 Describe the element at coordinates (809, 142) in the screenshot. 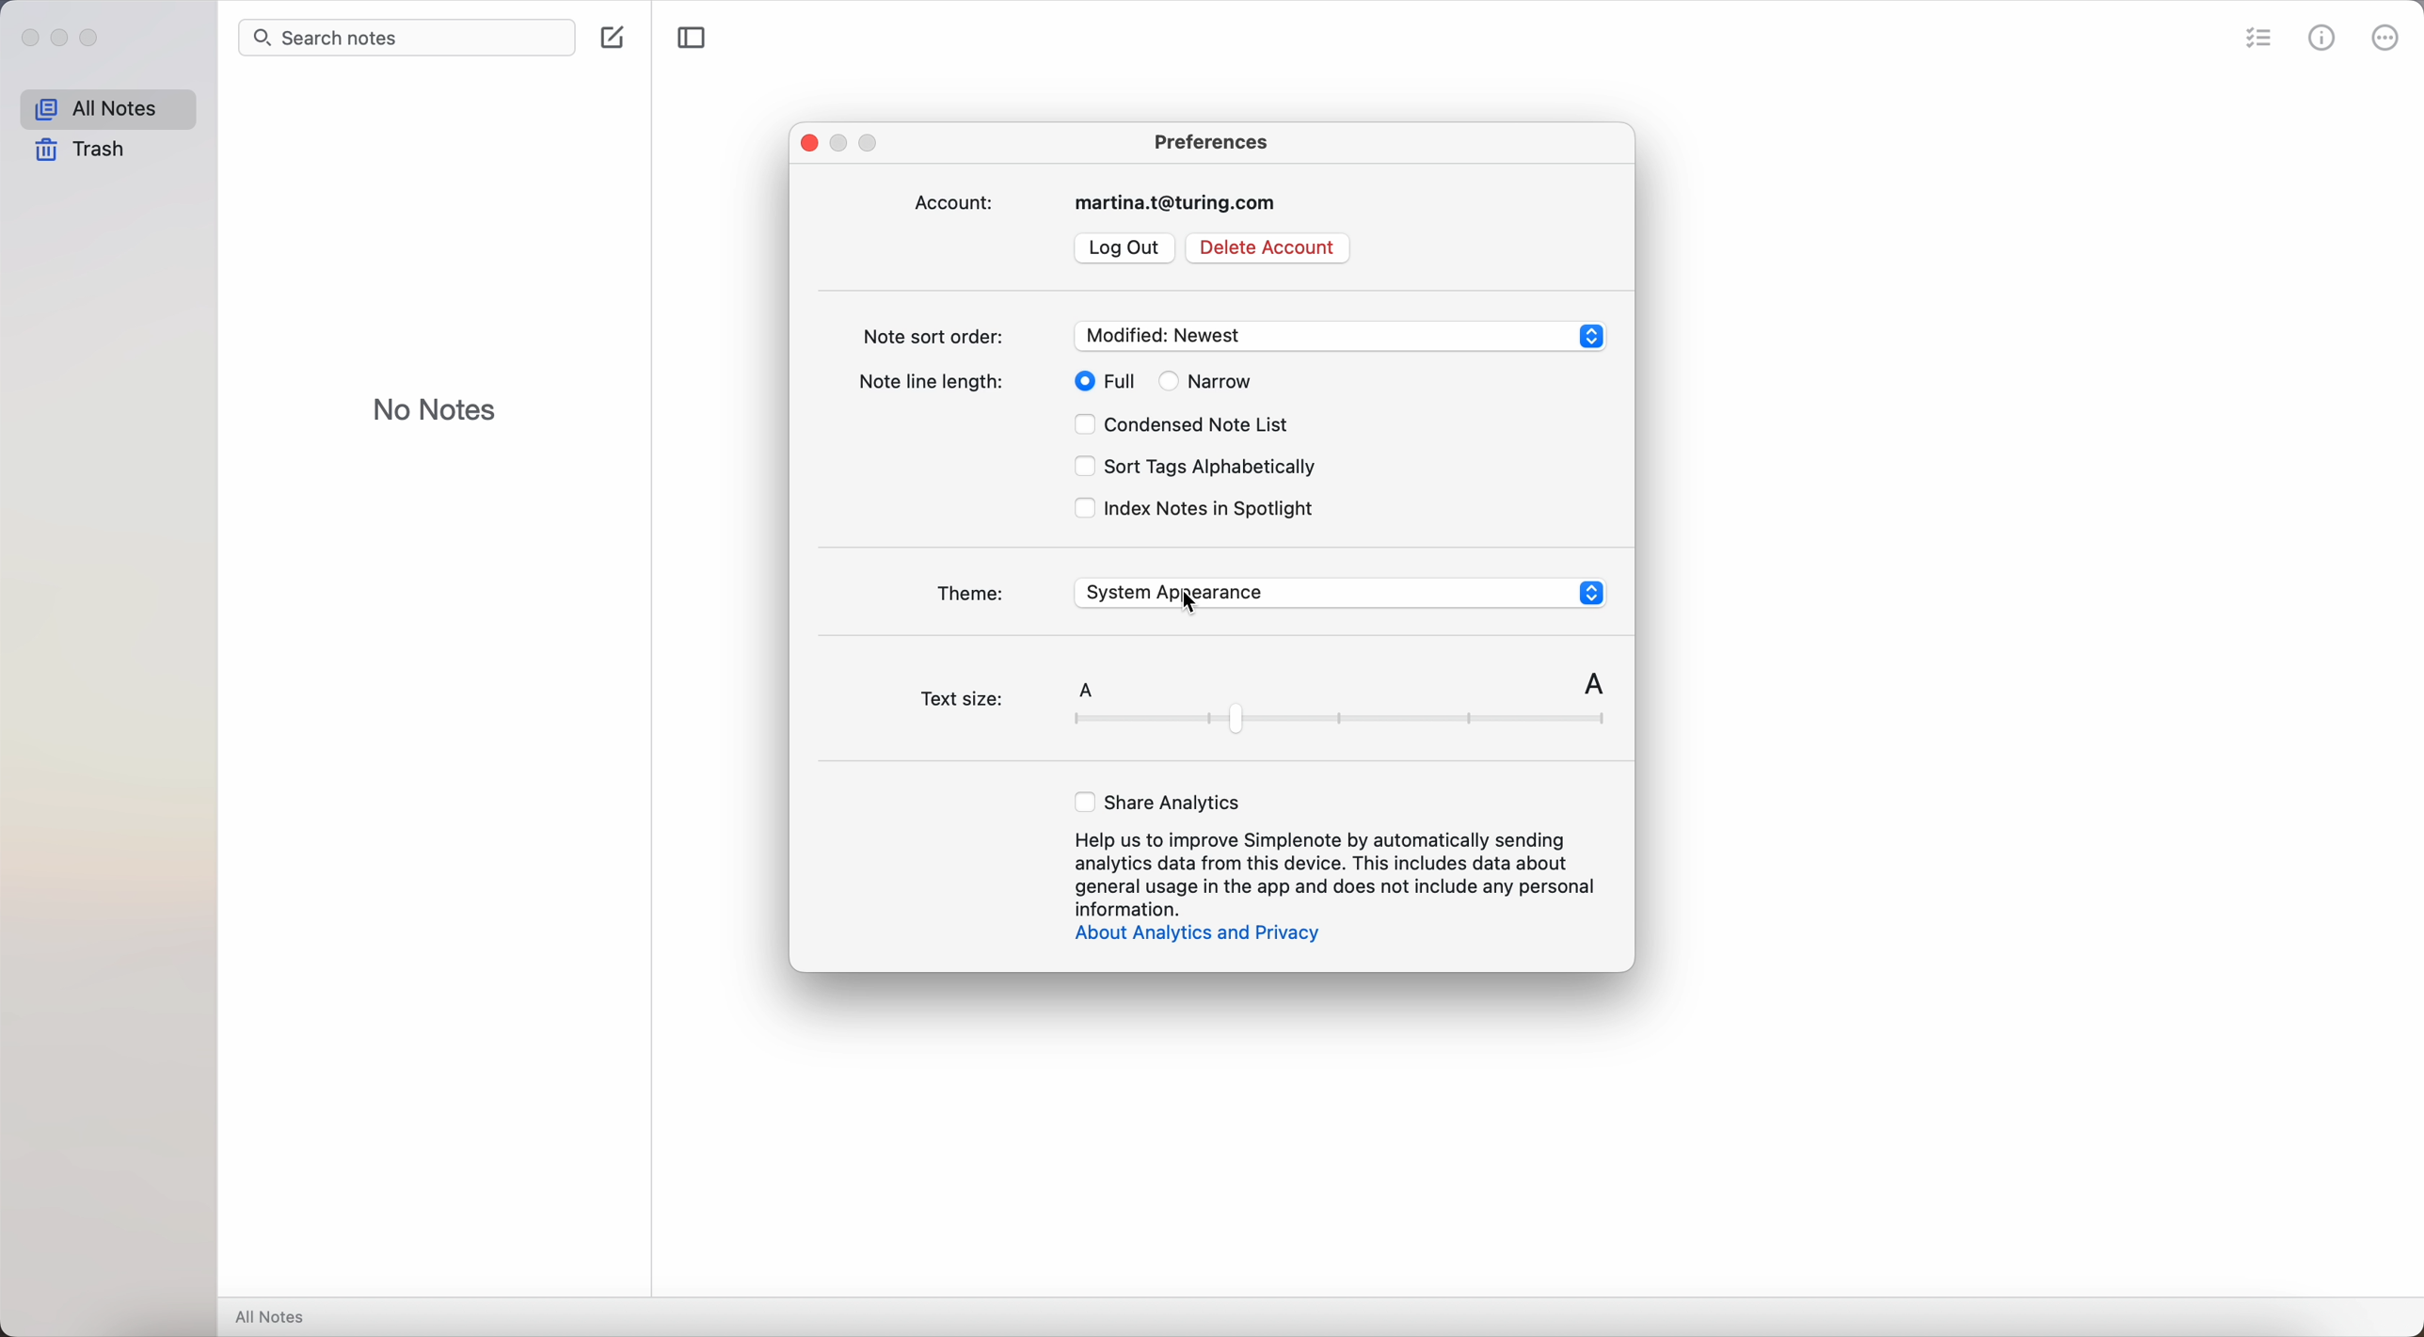

I see `close popup` at that location.